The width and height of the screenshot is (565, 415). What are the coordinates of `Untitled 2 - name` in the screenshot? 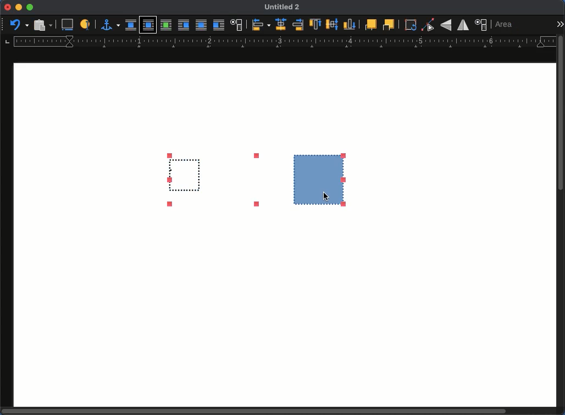 It's located at (283, 6).